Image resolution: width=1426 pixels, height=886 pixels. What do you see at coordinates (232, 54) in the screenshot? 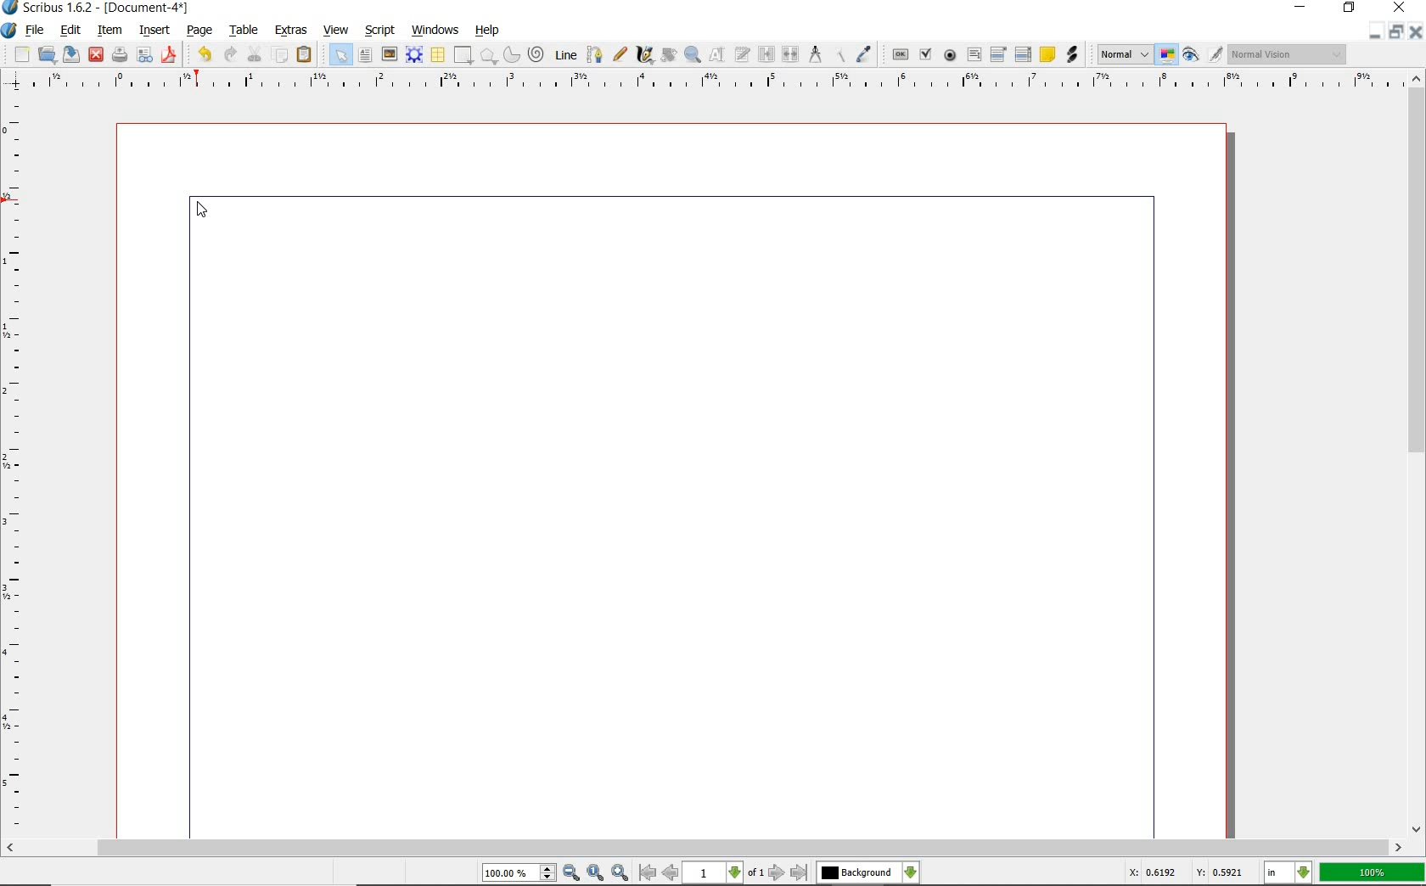
I see `redo` at bounding box center [232, 54].